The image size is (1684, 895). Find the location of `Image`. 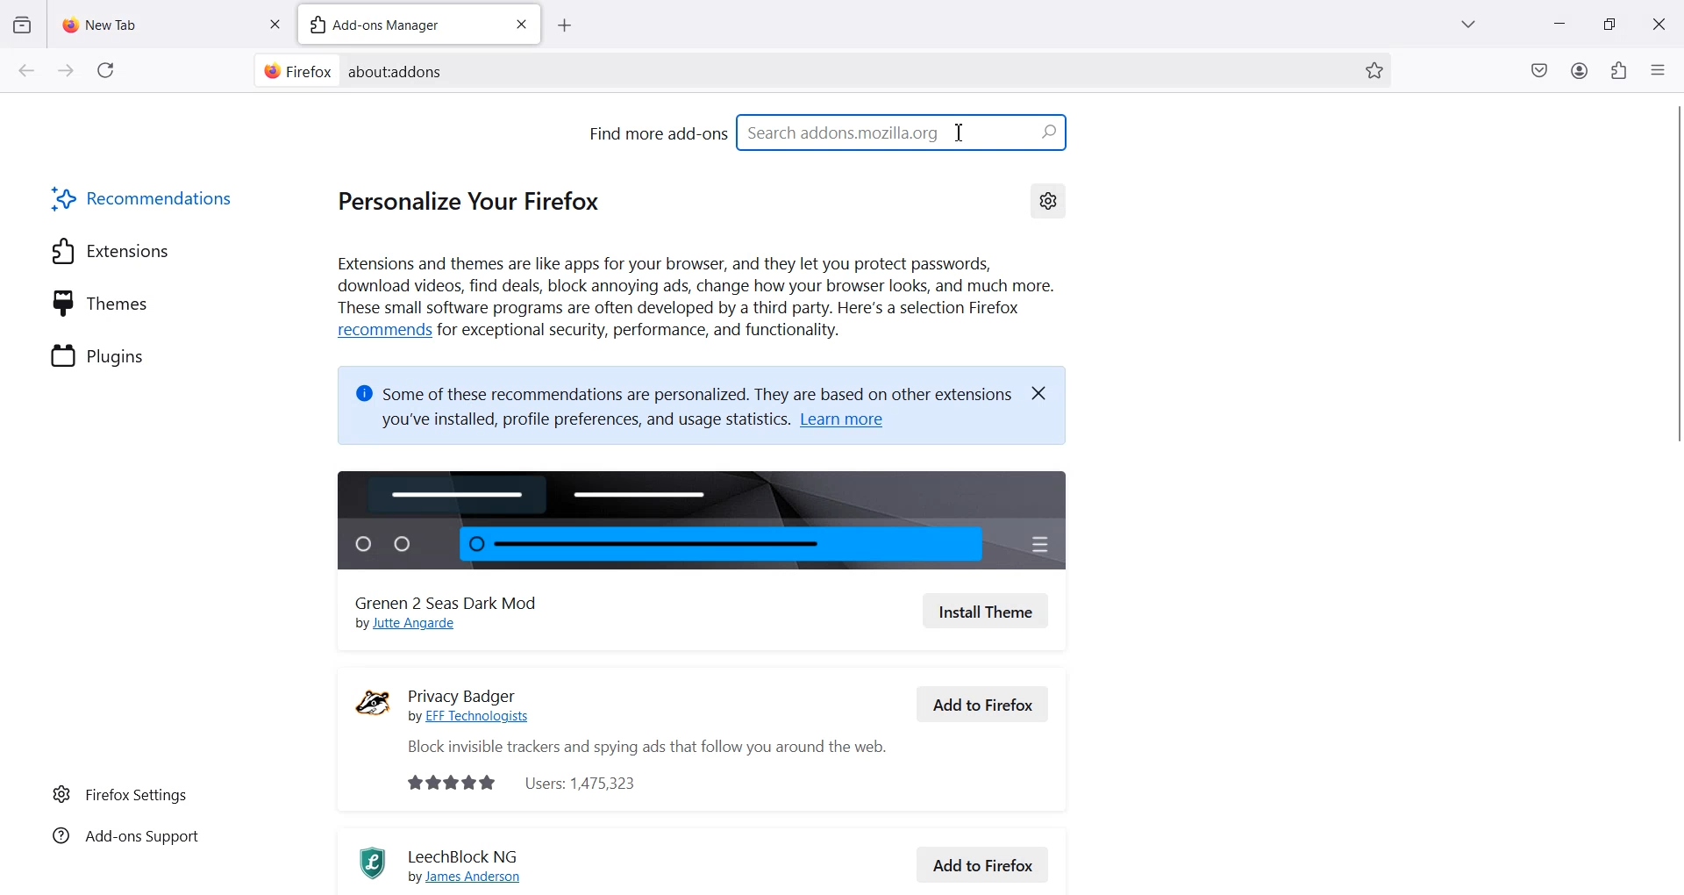

Image is located at coordinates (705, 516).